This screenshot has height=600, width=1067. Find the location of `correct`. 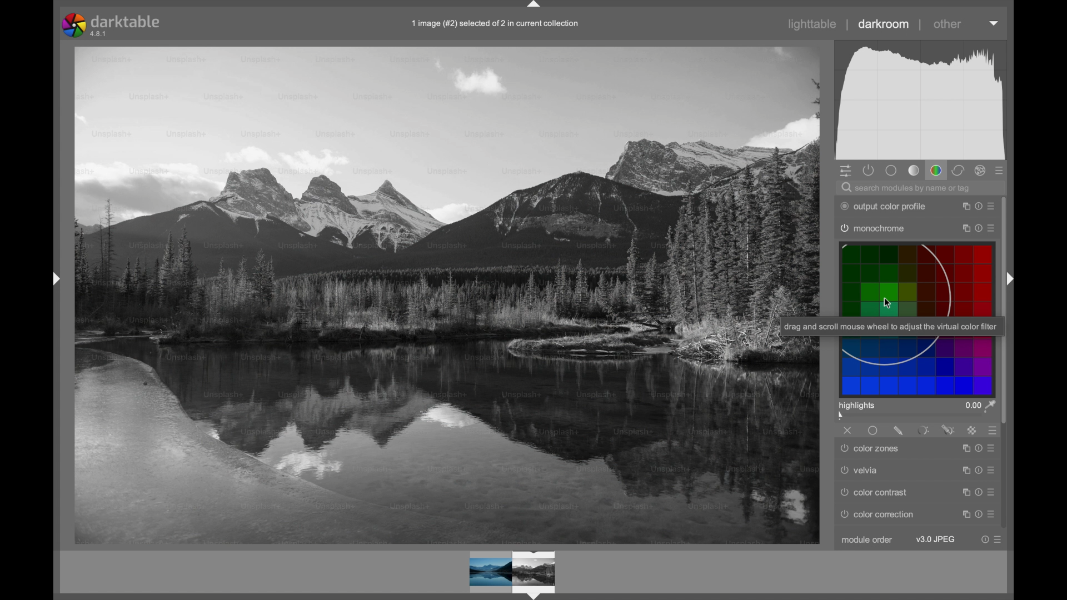

correct is located at coordinates (958, 171).